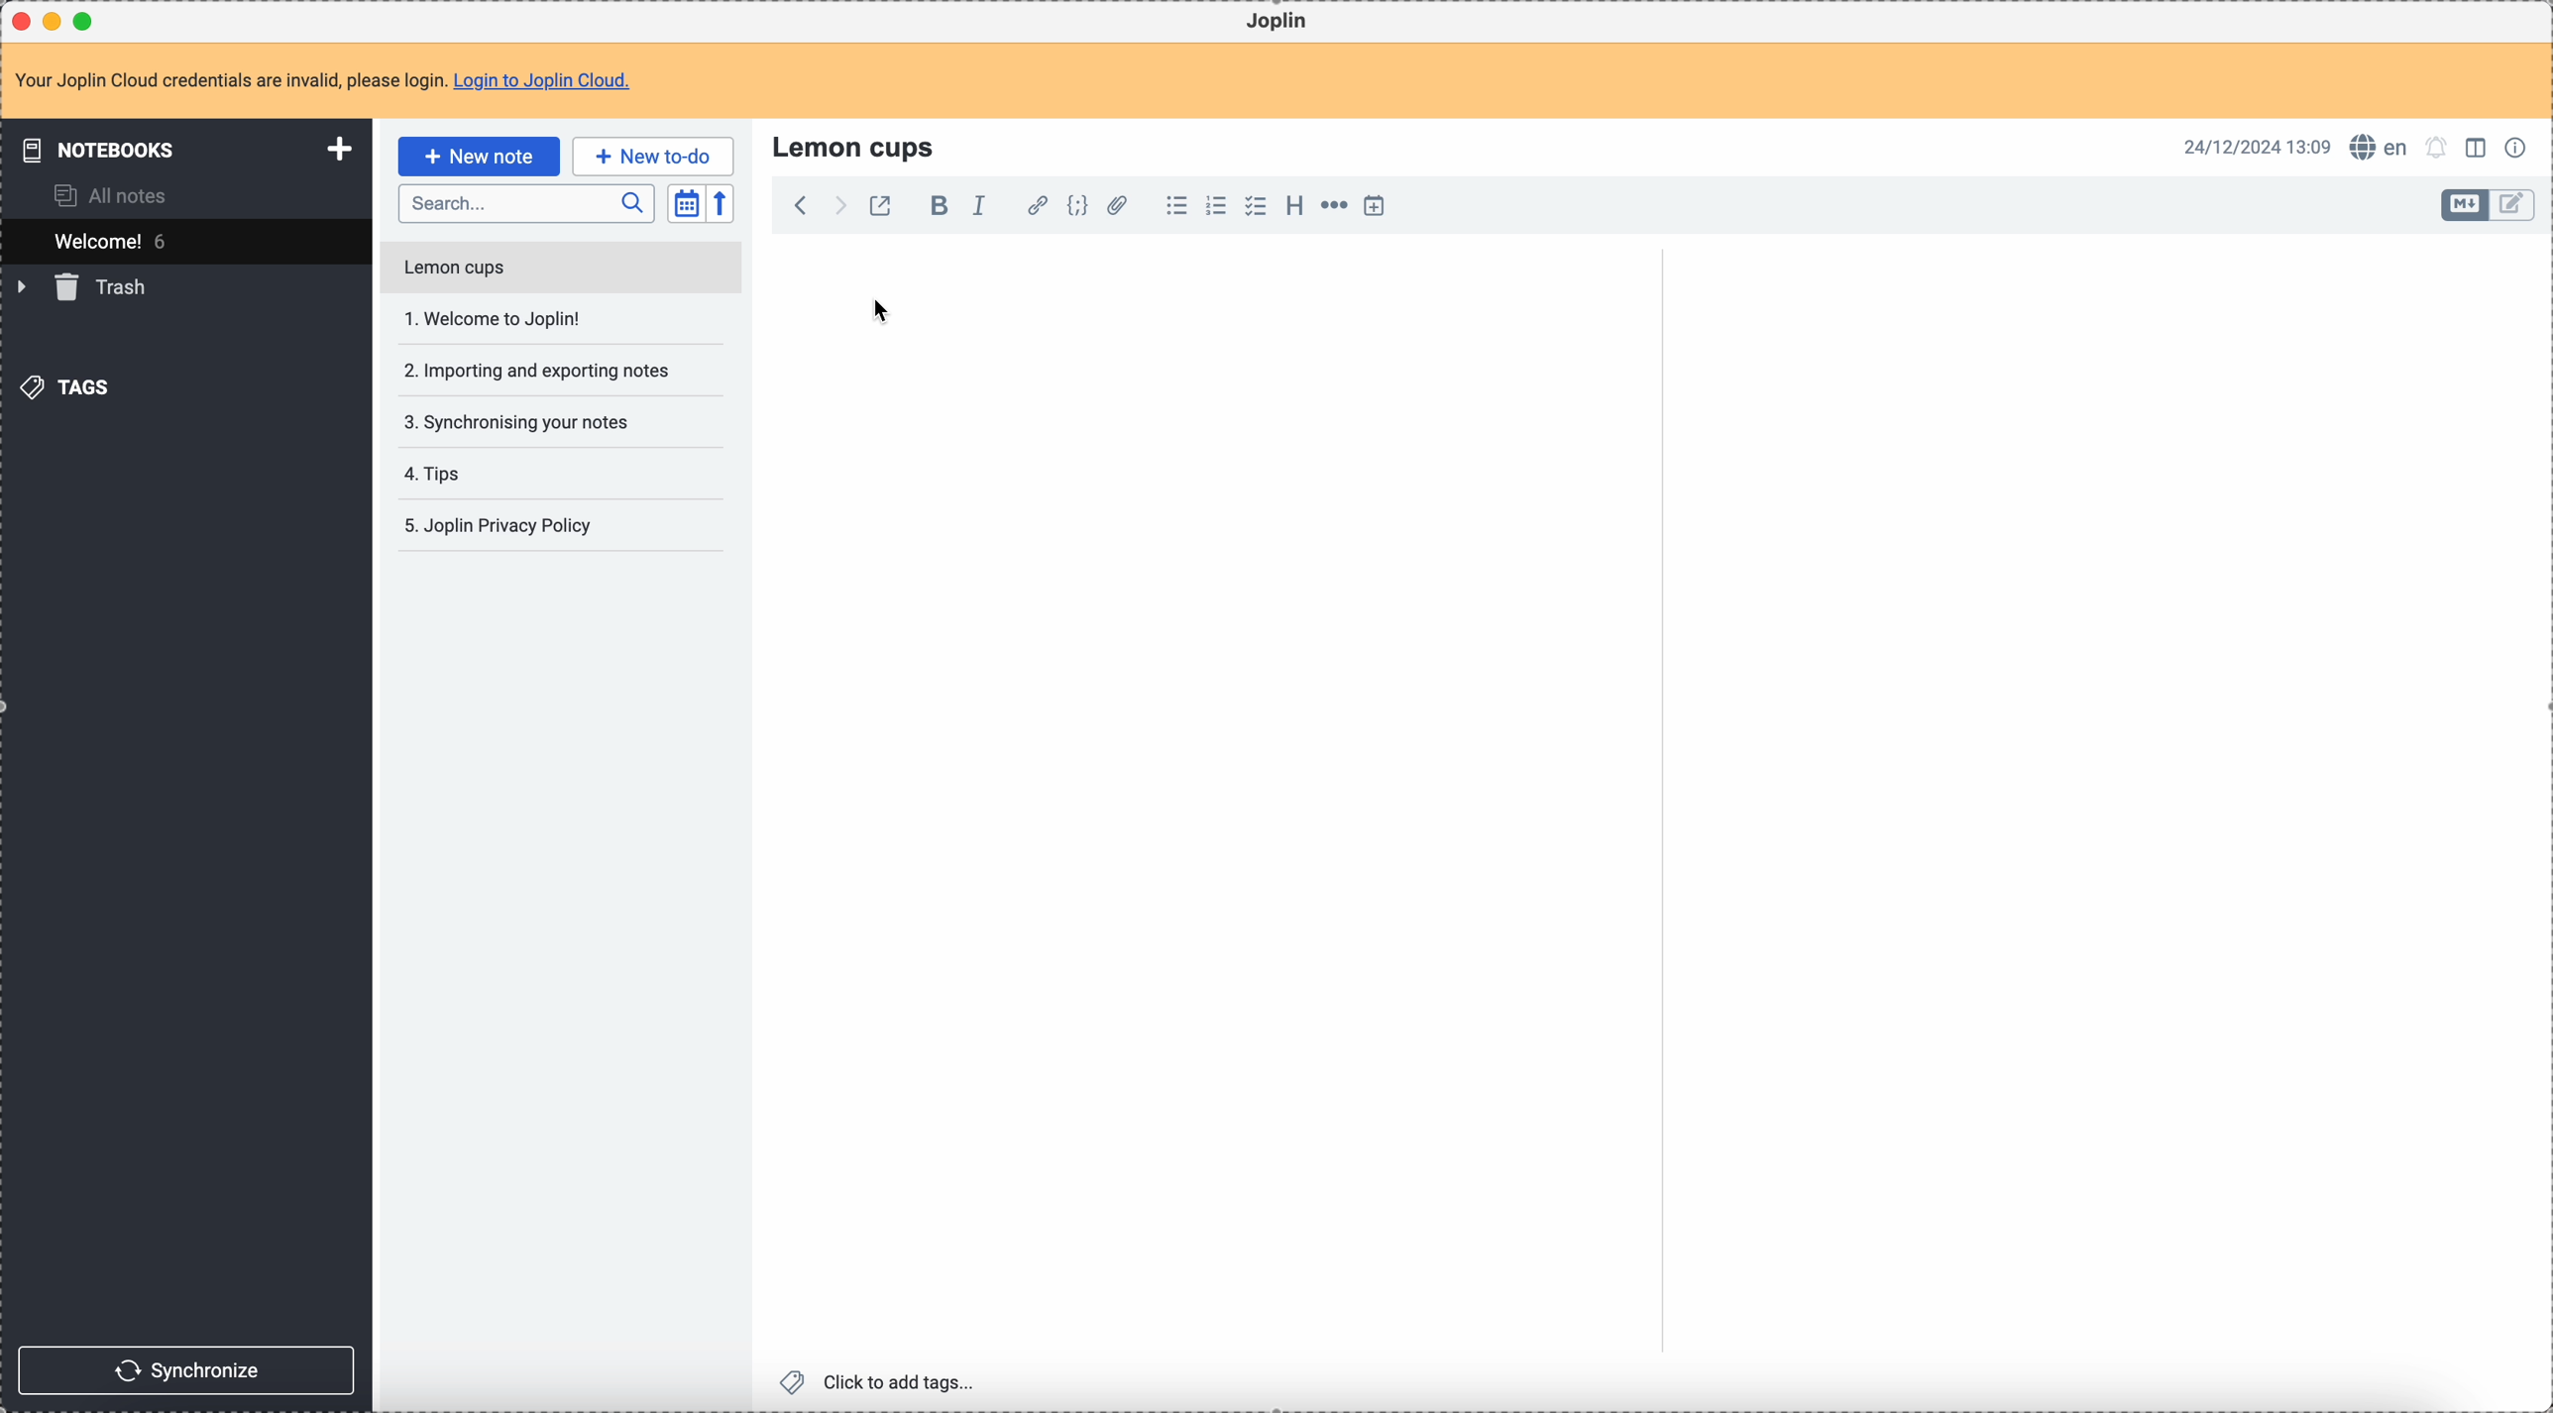  What do you see at coordinates (190, 149) in the screenshot?
I see `notebooks` at bounding box center [190, 149].